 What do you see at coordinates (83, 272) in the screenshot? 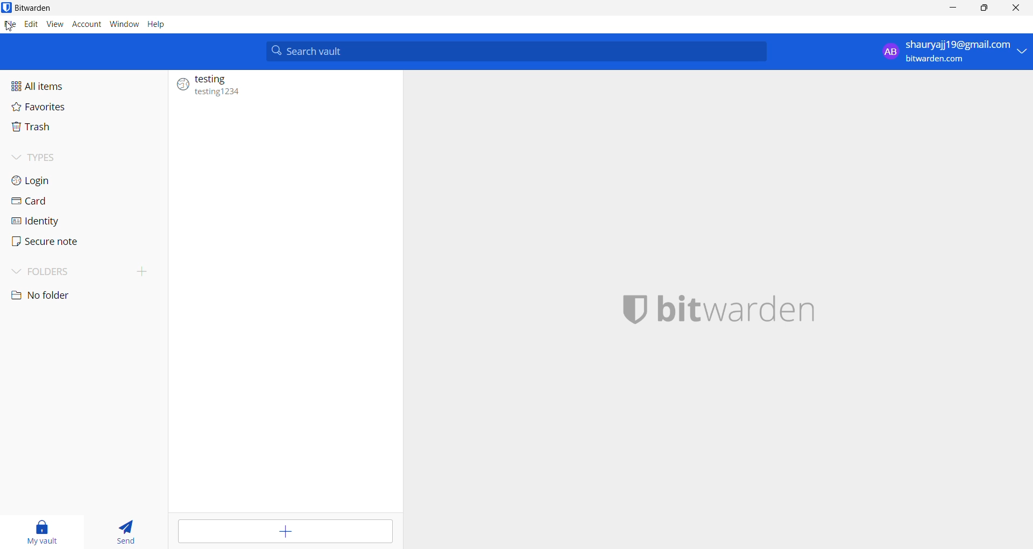
I see `folders` at bounding box center [83, 272].